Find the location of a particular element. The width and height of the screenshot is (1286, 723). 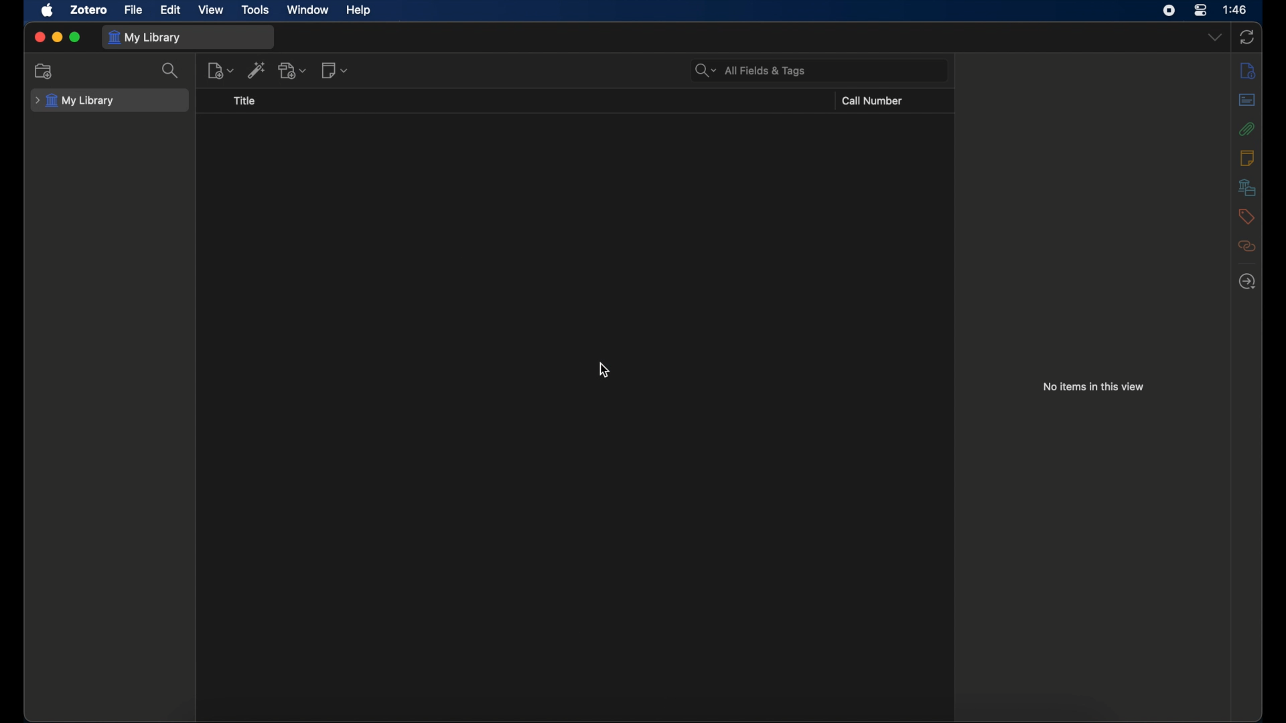

maximize is located at coordinates (76, 37).